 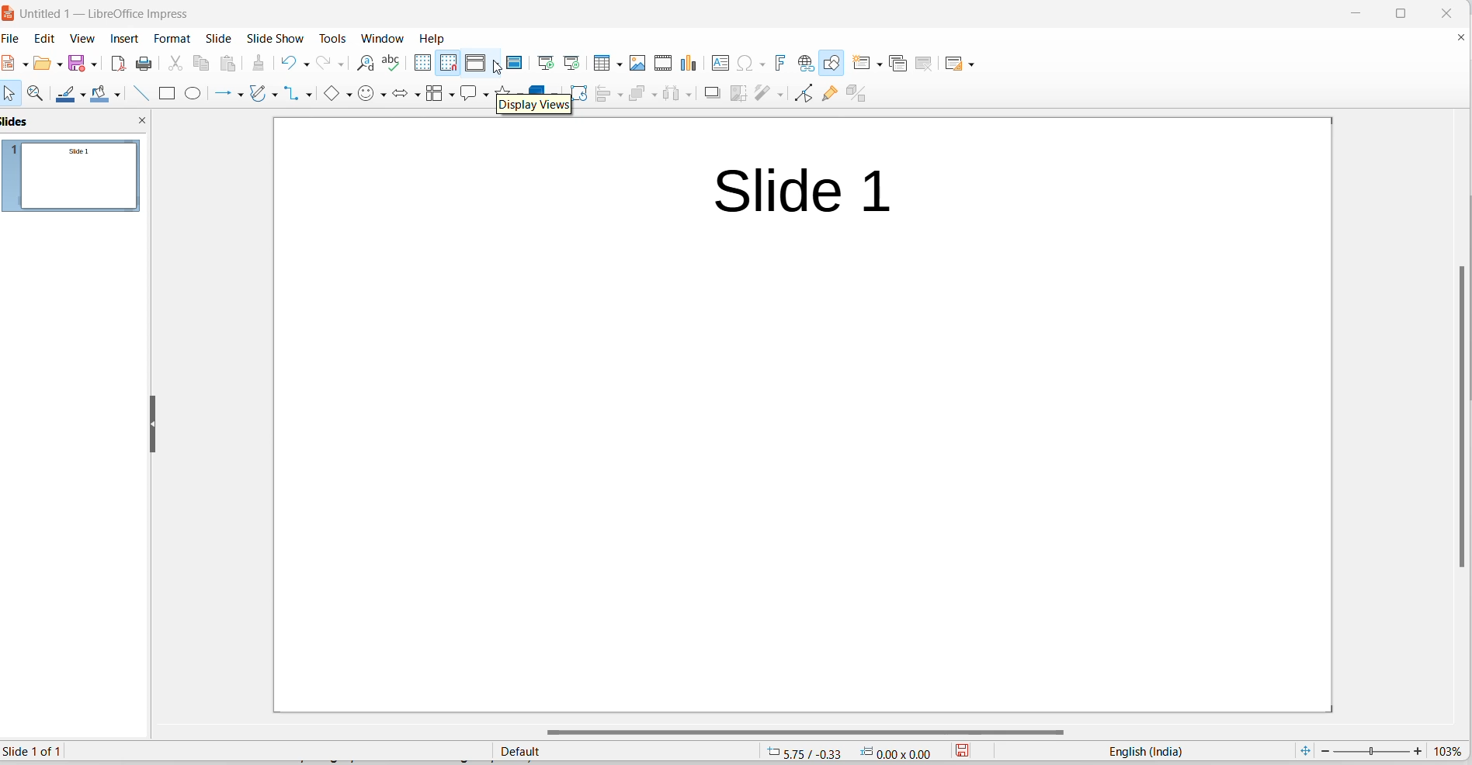 I want to click on close, so click(x=1354, y=13).